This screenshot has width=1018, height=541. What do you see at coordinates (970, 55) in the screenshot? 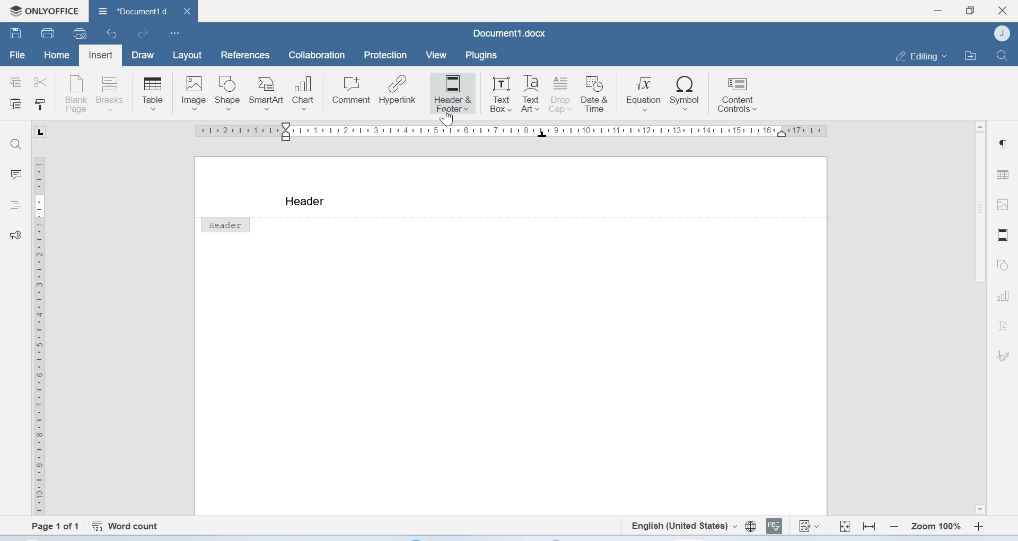
I see `Open file location` at bounding box center [970, 55].